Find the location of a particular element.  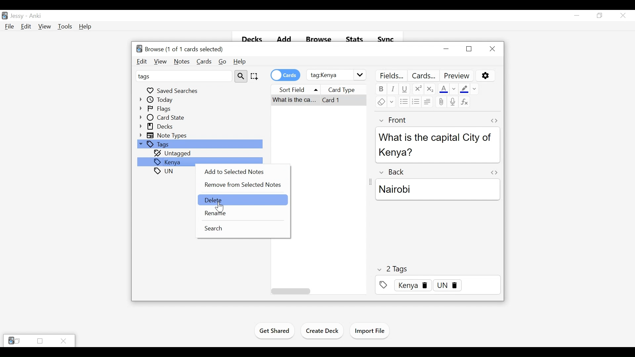

Nairobi is located at coordinates (437, 189).